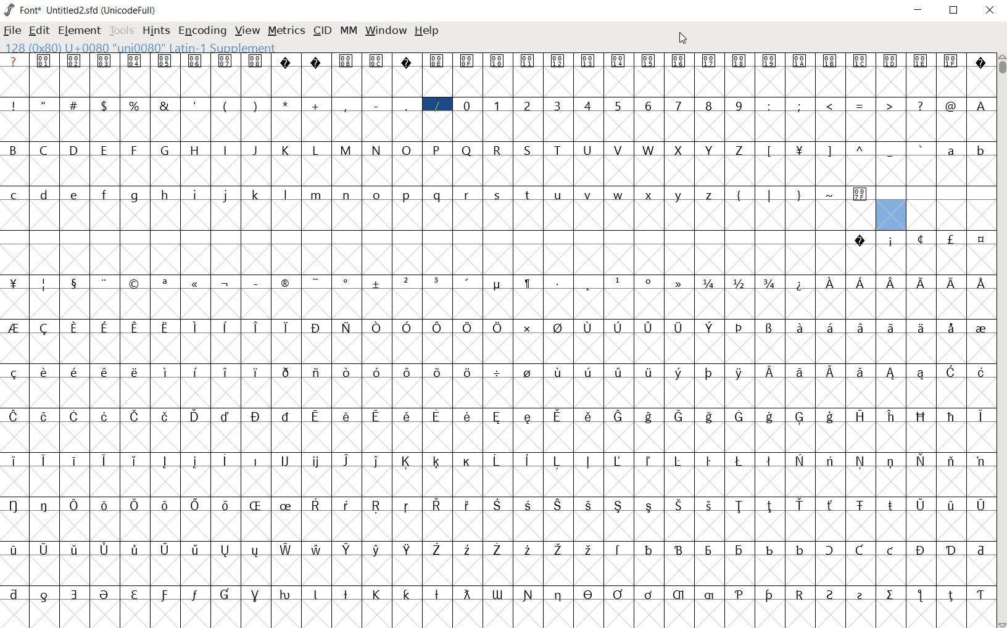 Image resolution: width=1007 pixels, height=628 pixels. I want to click on glyph, so click(196, 372).